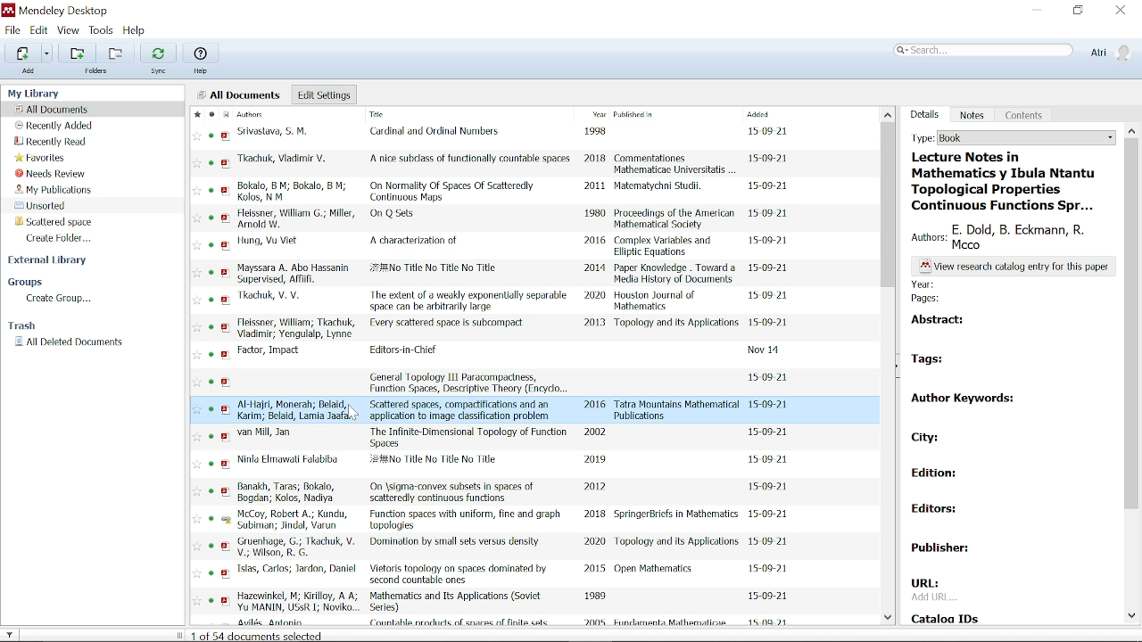  What do you see at coordinates (924, 435) in the screenshot?
I see `city` at bounding box center [924, 435].